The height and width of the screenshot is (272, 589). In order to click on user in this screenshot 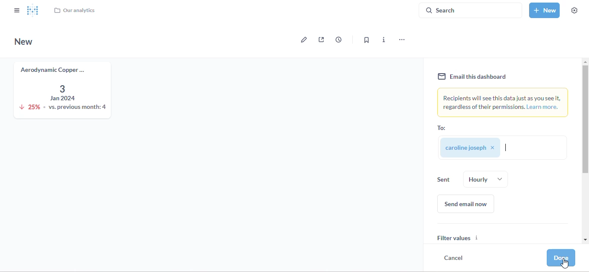, I will do `click(478, 148)`.